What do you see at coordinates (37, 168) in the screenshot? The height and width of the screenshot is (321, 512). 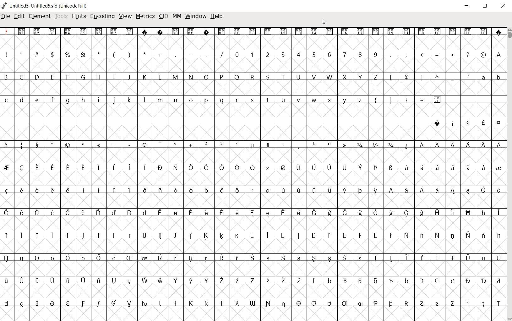 I see `Symbol` at bounding box center [37, 168].